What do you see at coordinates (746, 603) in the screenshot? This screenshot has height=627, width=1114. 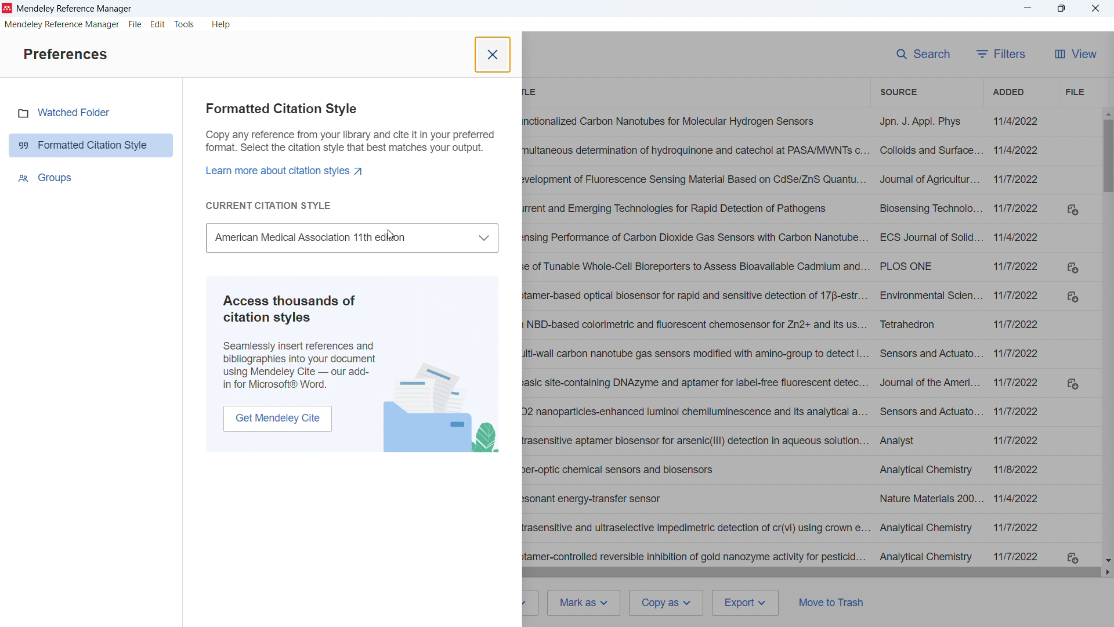 I see `Export ` at bounding box center [746, 603].